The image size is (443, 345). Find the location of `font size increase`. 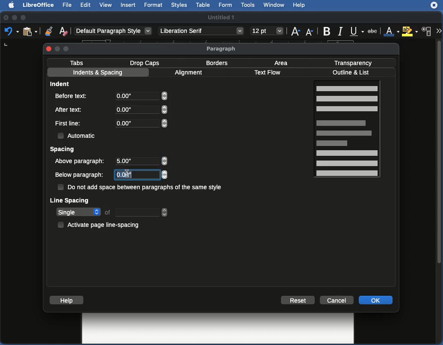

font size increase is located at coordinates (294, 33).